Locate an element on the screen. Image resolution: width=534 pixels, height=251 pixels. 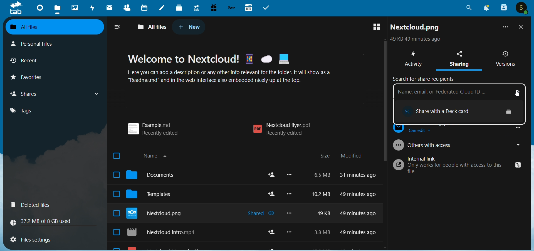
versions is located at coordinates (505, 59).